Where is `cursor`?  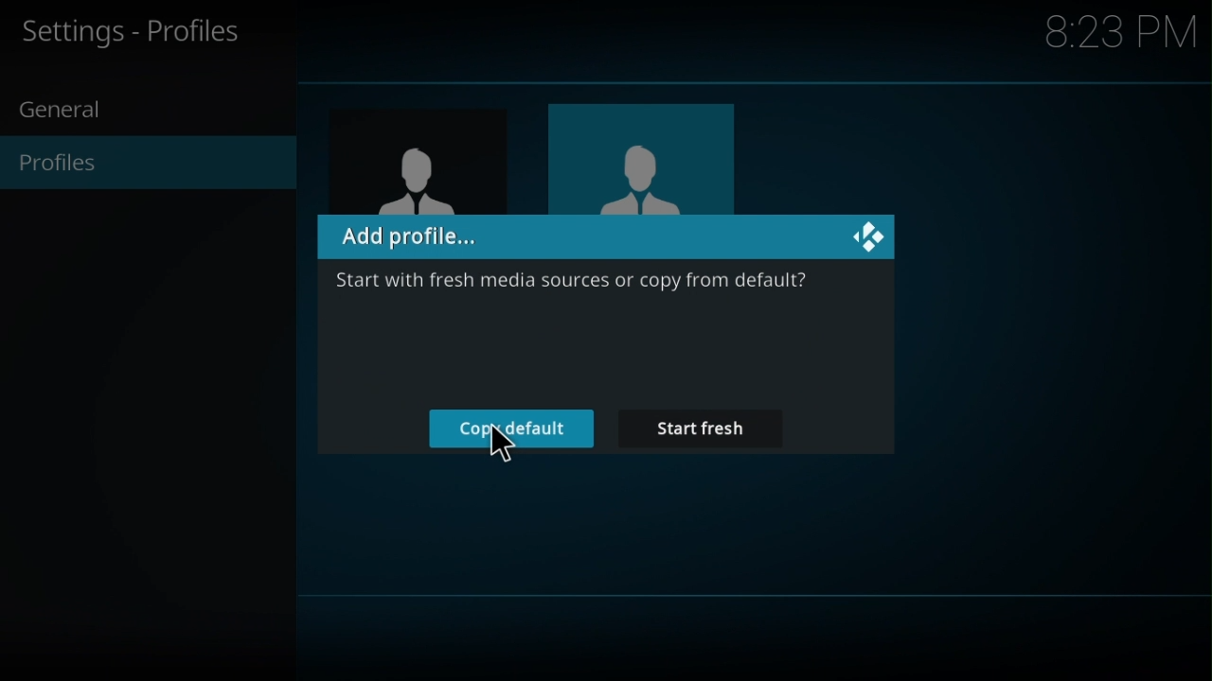 cursor is located at coordinates (503, 447).